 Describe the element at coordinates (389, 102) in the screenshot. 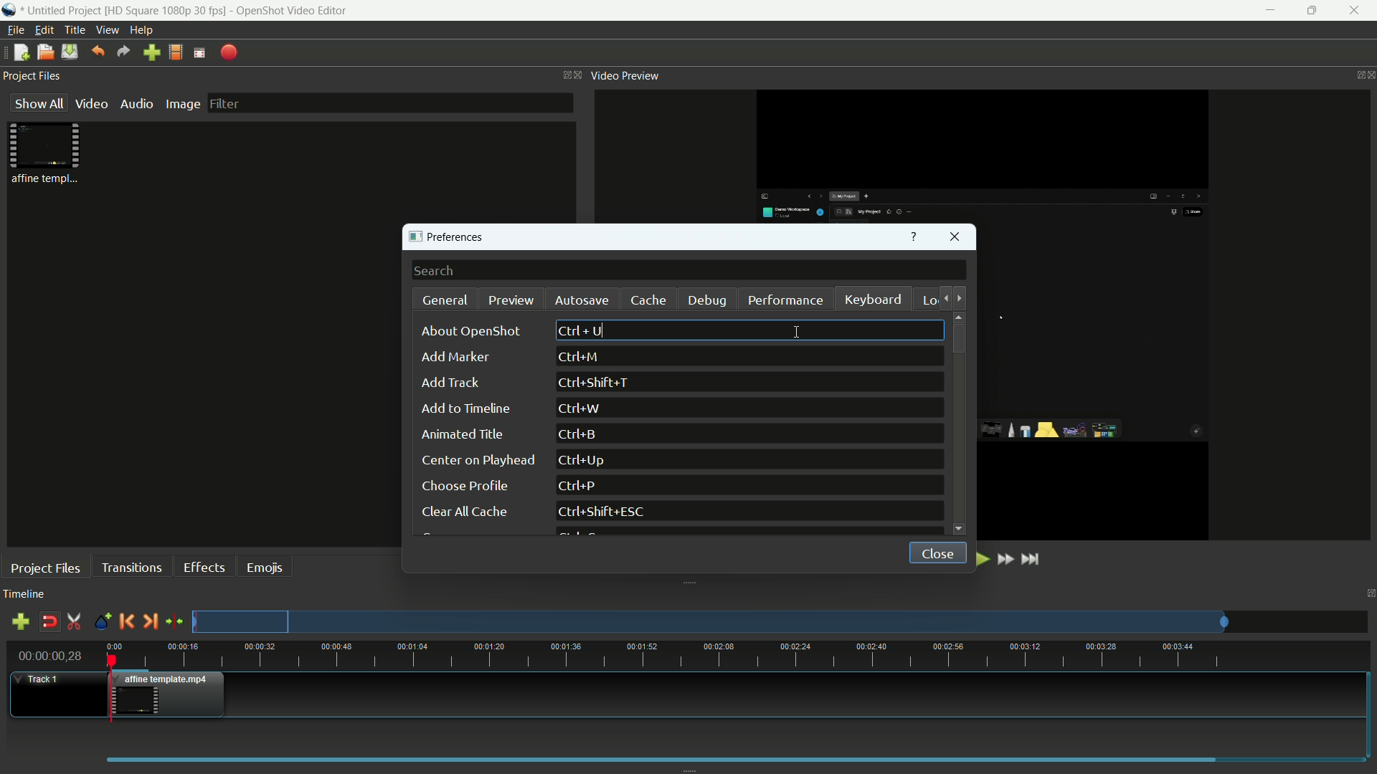

I see `filter bar` at that location.